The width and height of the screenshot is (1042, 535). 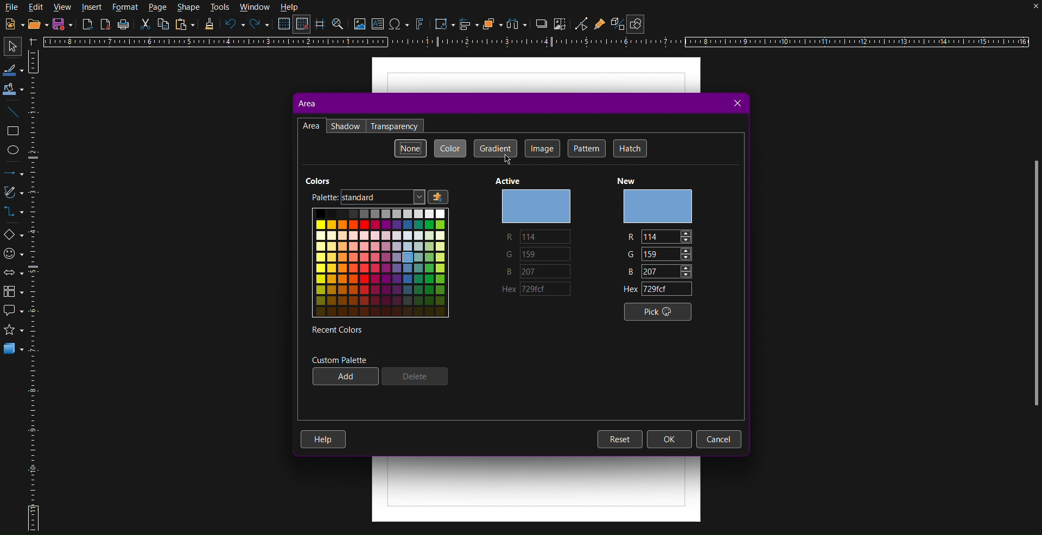 What do you see at coordinates (283, 26) in the screenshot?
I see `Display Grid` at bounding box center [283, 26].